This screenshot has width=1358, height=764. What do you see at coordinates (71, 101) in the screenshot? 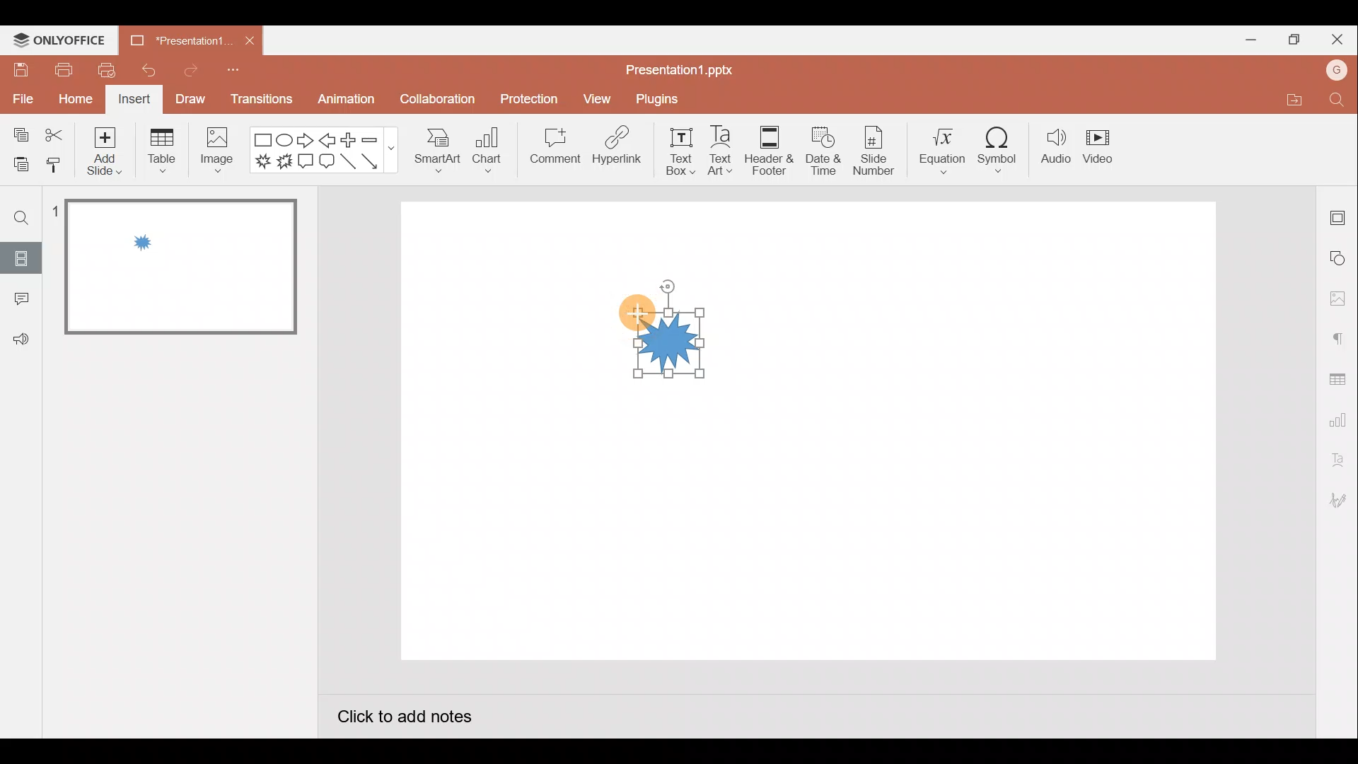
I see `Home` at bounding box center [71, 101].